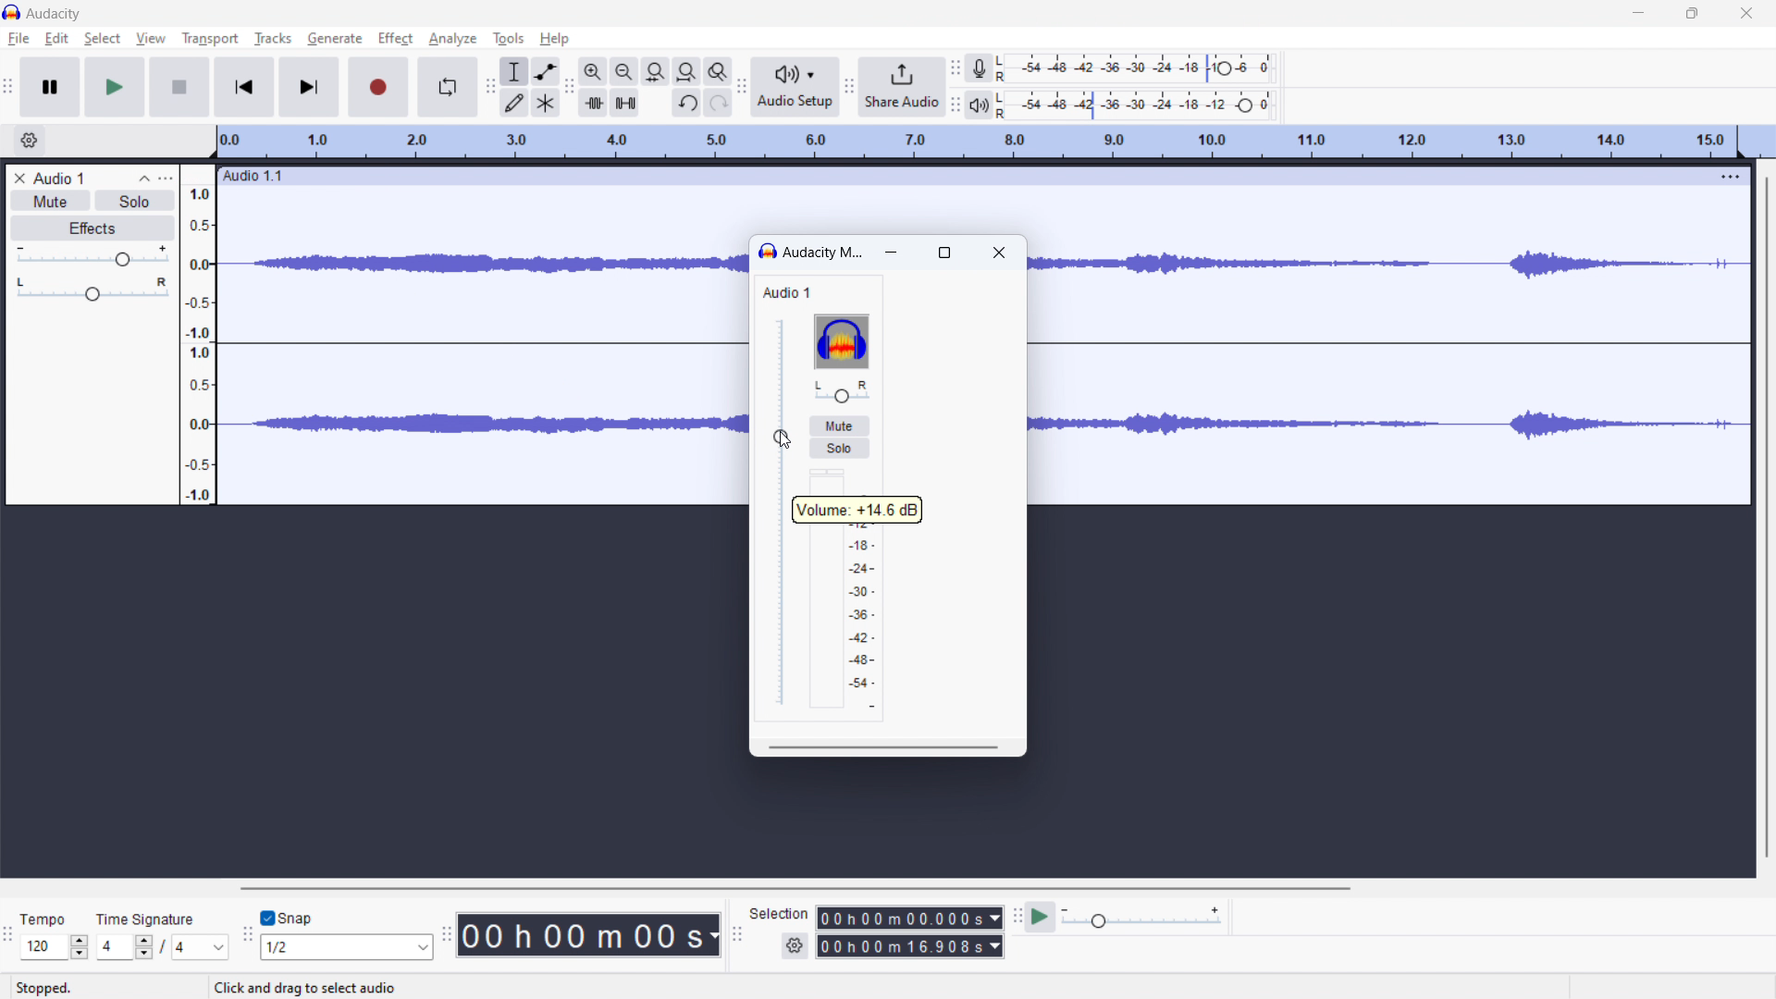 The height and width of the screenshot is (999, 1776). Describe the element at coordinates (780, 438) in the screenshot. I see `cursor` at that location.